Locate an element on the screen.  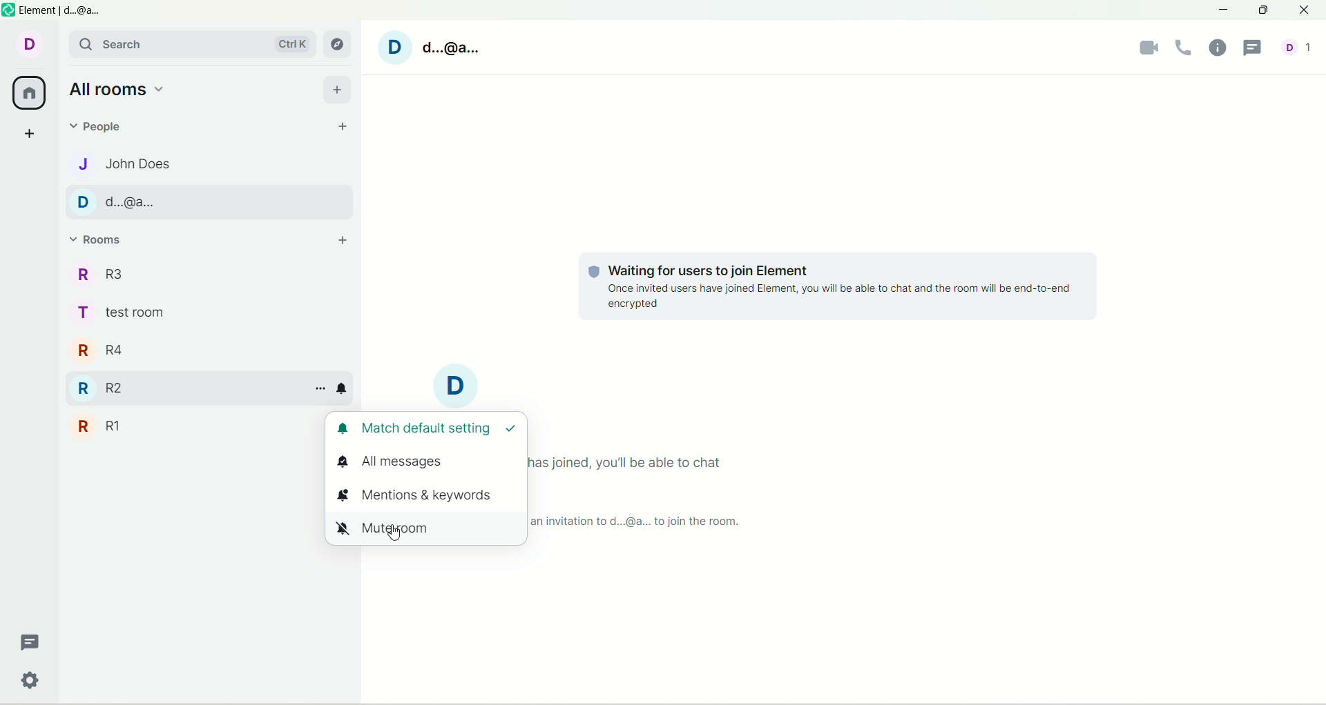
add is located at coordinates (338, 88).